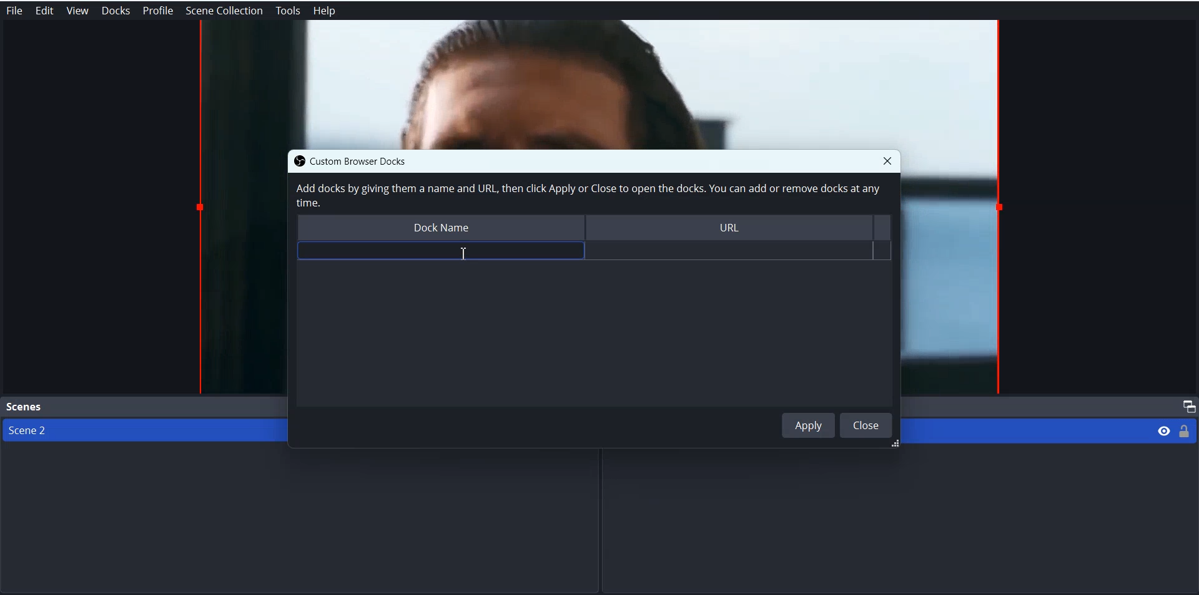 The width and height of the screenshot is (1199, 595). Describe the element at coordinates (887, 160) in the screenshot. I see `Close` at that location.